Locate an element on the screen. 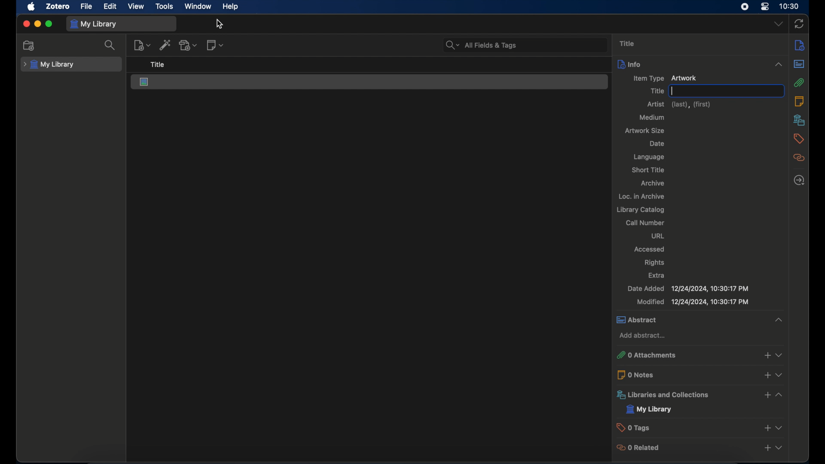 This screenshot has height=464, width=825. edit is located at coordinates (111, 6).